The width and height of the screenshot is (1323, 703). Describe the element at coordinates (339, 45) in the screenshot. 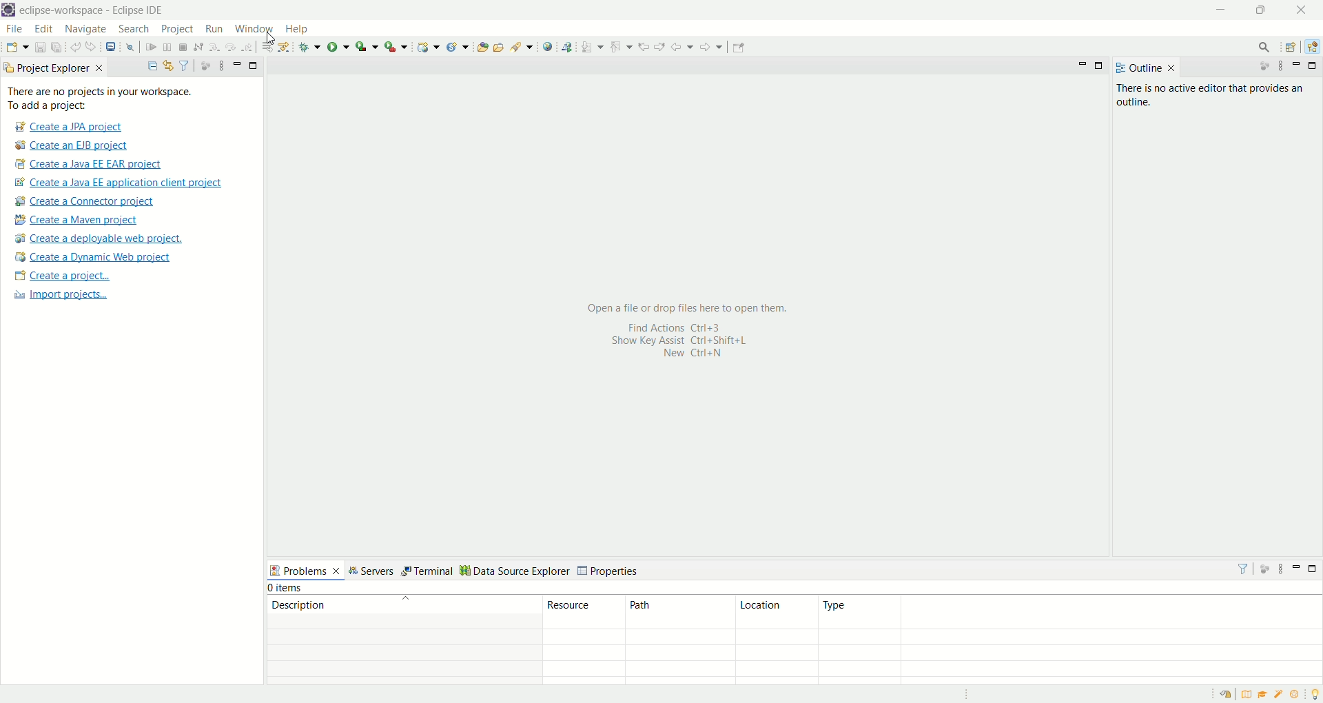

I see `run` at that location.